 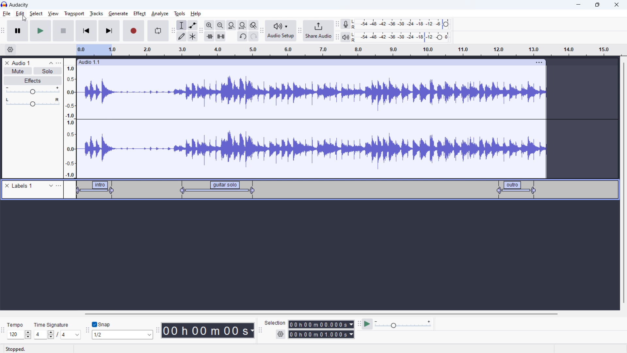 I want to click on selection toolbar, so click(x=259, y=330).